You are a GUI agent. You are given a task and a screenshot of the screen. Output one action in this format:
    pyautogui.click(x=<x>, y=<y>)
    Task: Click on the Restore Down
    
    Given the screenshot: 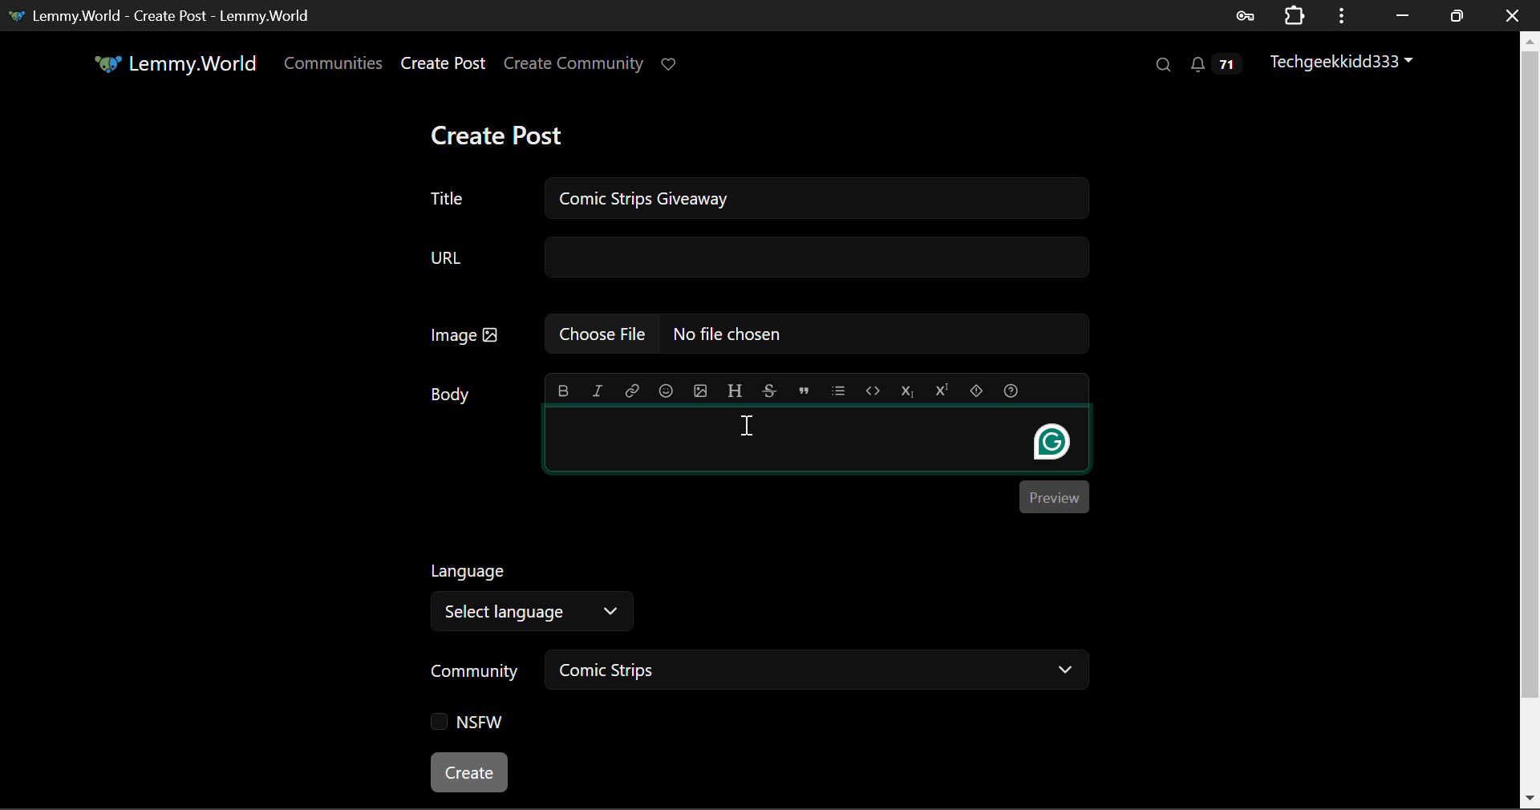 What is the action you would take?
    pyautogui.click(x=1402, y=14)
    